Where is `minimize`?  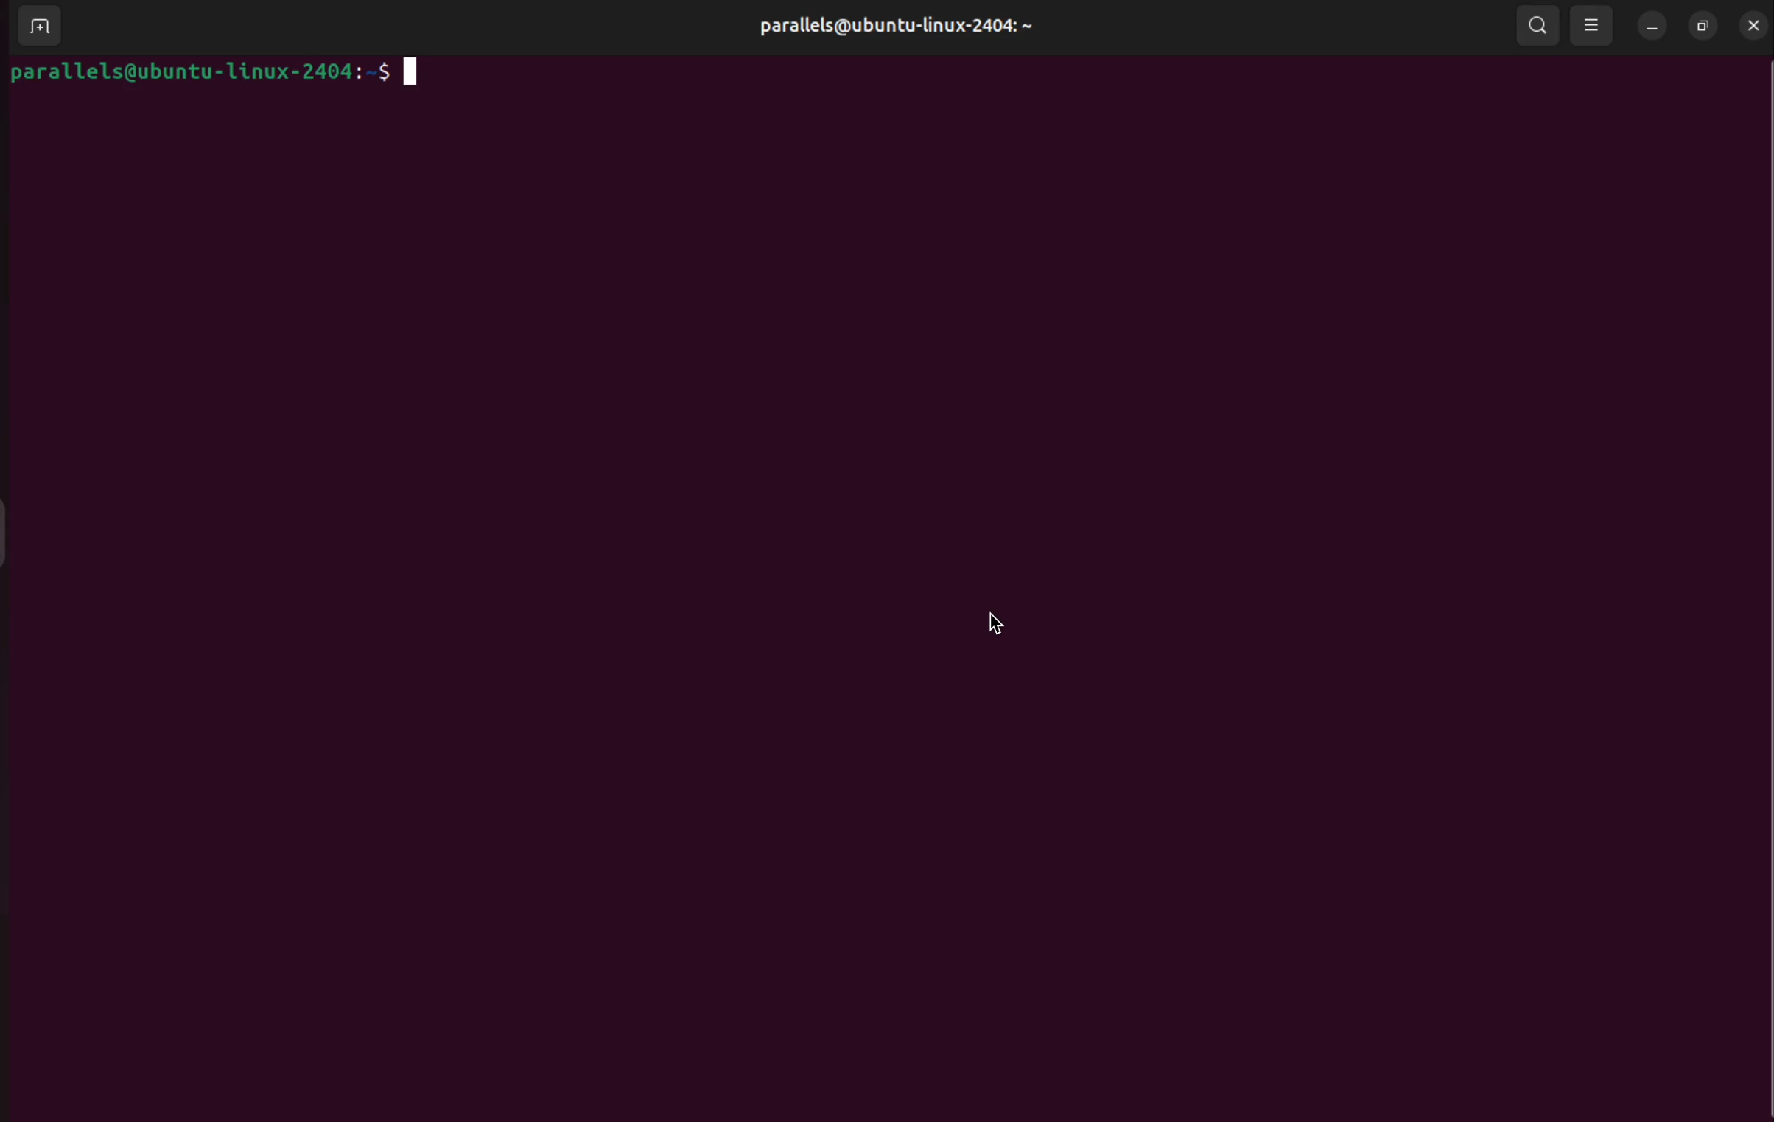 minimize is located at coordinates (1653, 25).